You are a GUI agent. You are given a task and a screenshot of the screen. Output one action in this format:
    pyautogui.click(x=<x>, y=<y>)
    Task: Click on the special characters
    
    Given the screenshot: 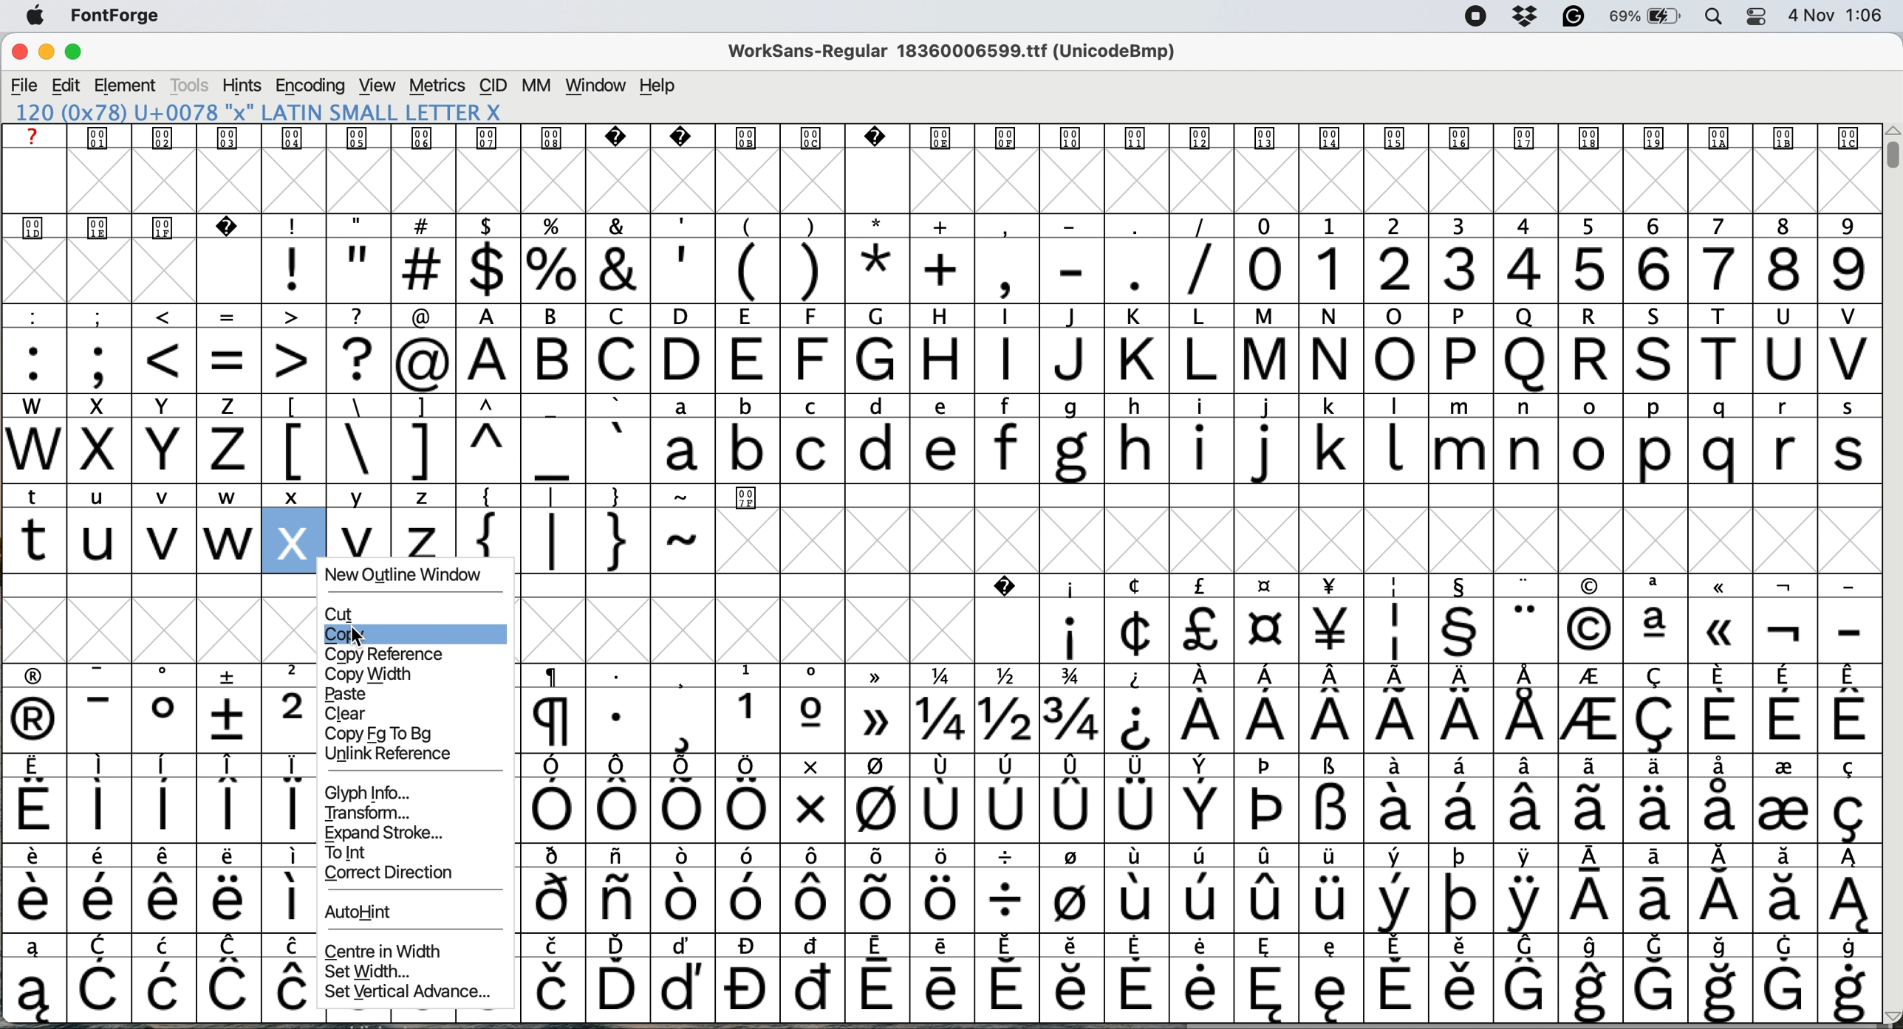 What is the action you would take?
    pyautogui.click(x=1200, y=675)
    